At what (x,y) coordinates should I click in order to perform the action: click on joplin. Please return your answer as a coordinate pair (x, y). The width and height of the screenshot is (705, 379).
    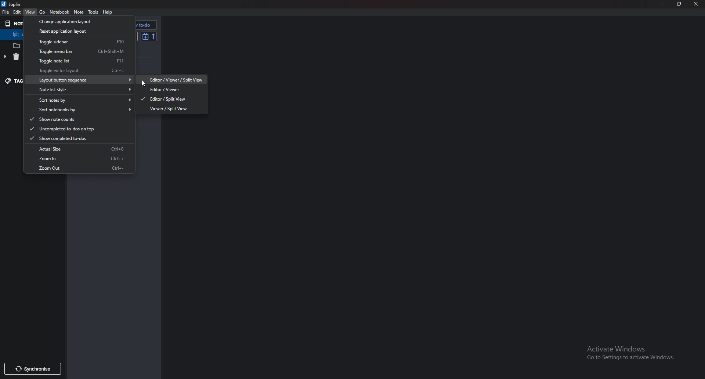
    Looking at the image, I should click on (13, 4).